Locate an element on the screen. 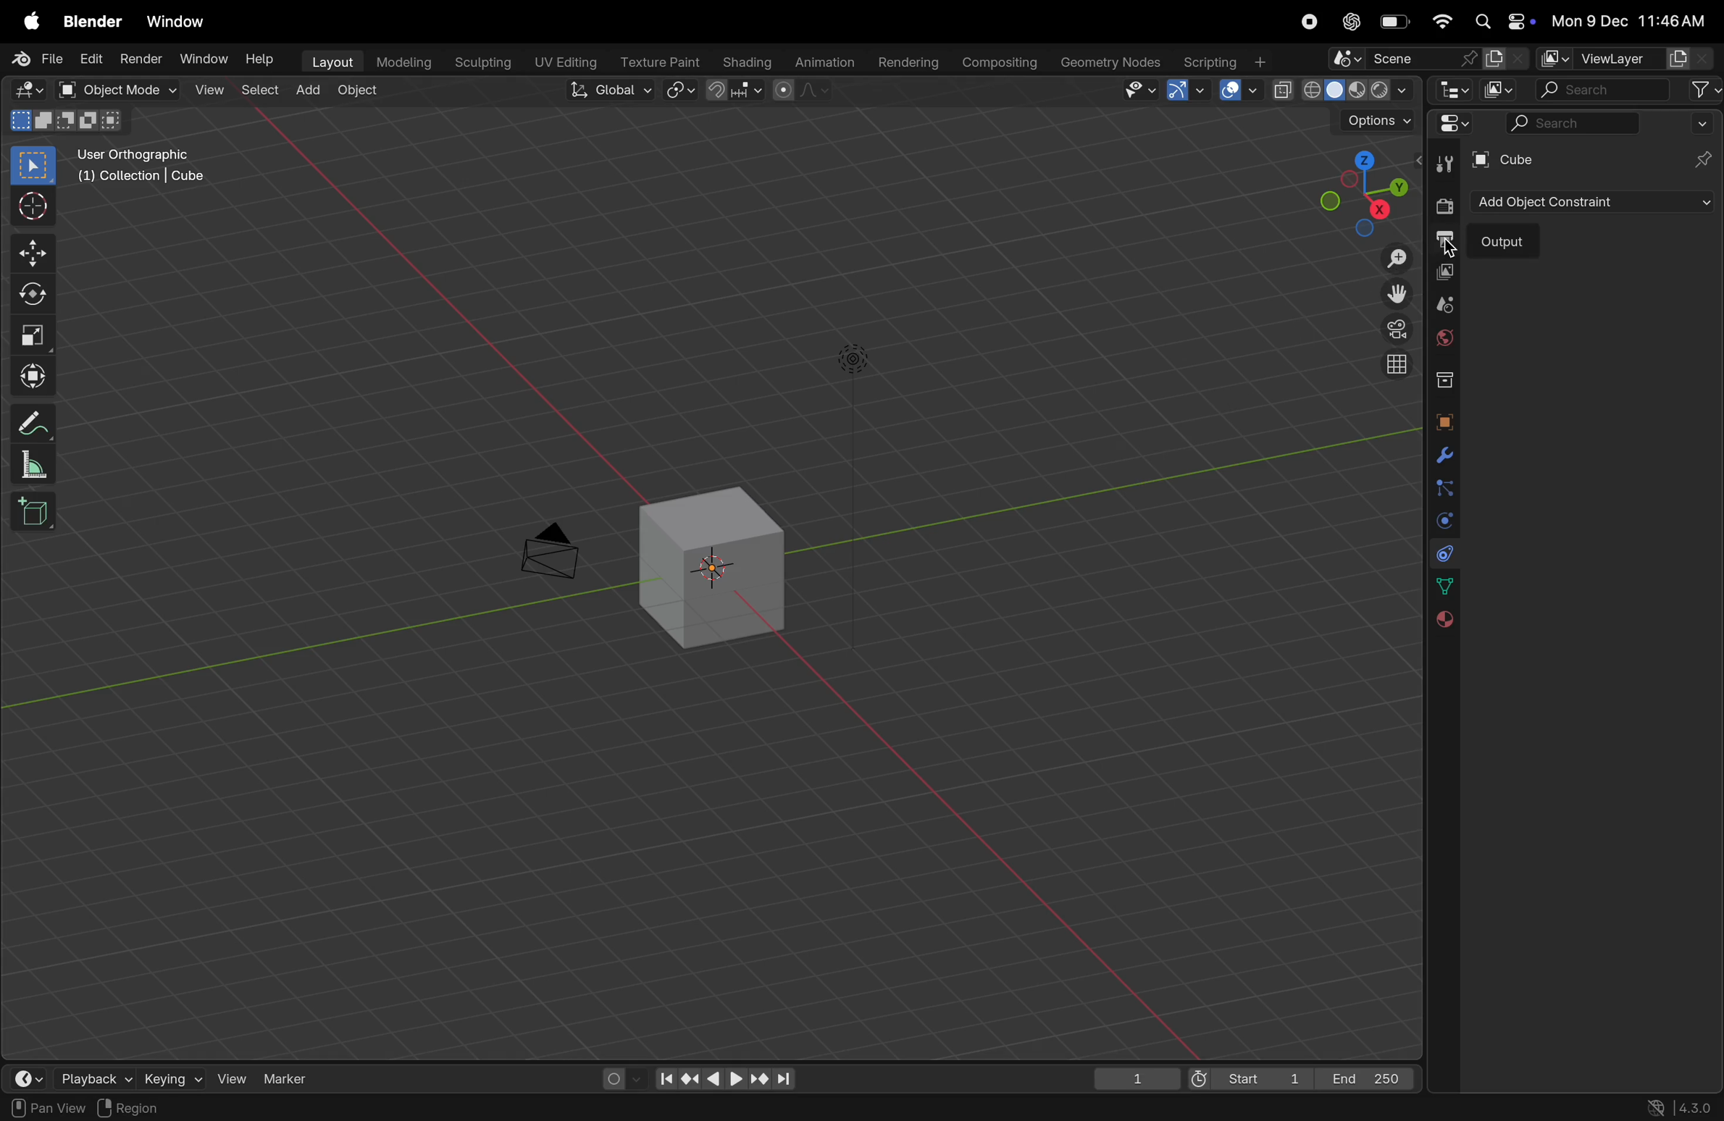 The image size is (1724, 1121). Sculpting is located at coordinates (479, 62).